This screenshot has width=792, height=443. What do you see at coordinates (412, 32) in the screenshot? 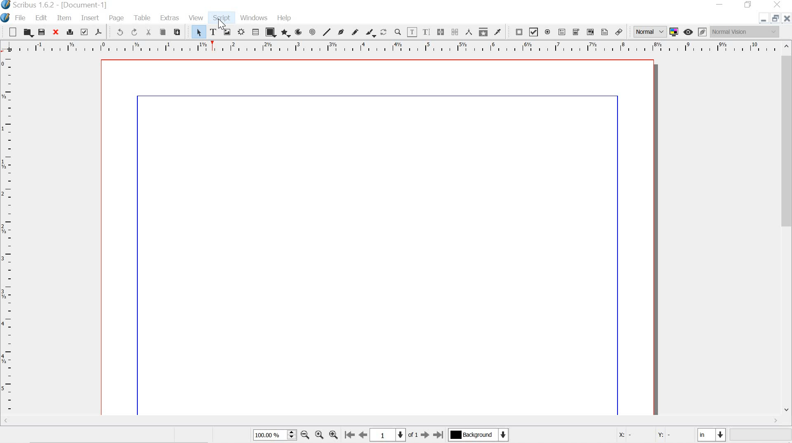
I see `edit contents of frame` at bounding box center [412, 32].